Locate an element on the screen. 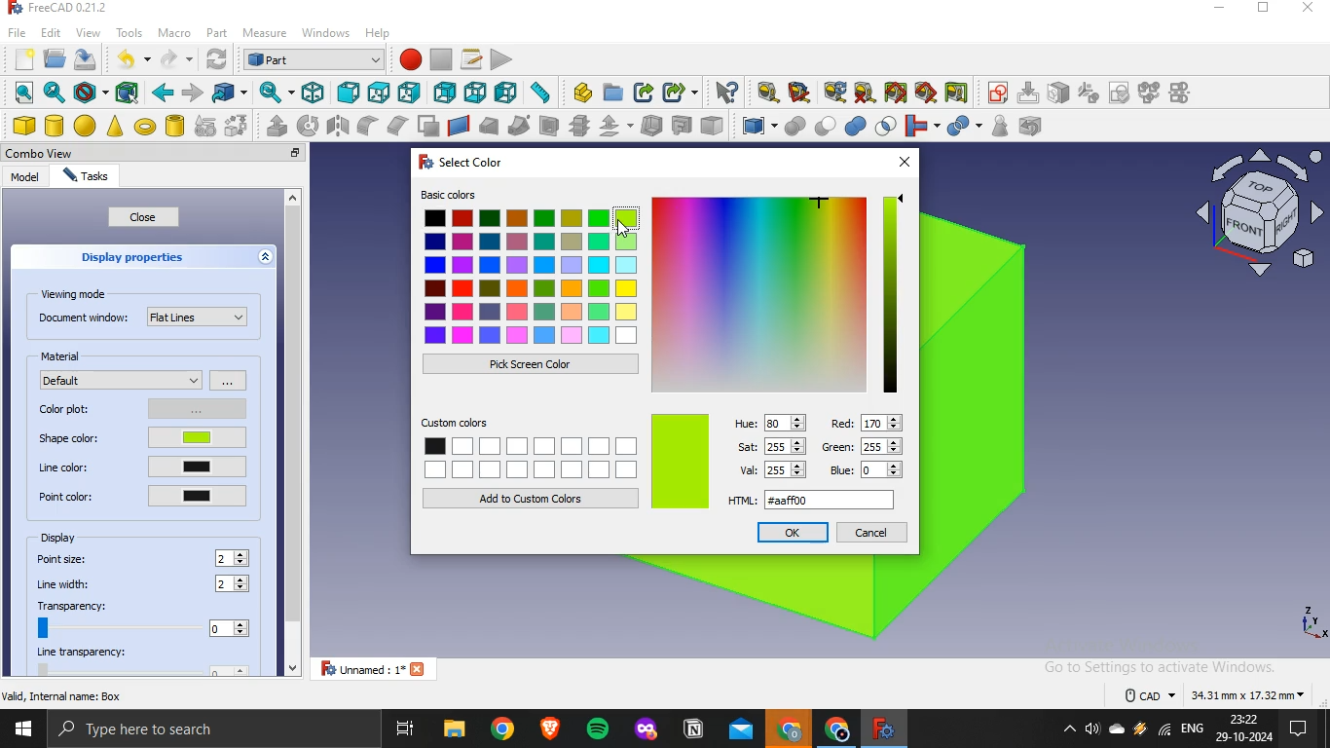 Image resolution: width=1330 pixels, height=748 pixels. val is located at coordinates (771, 468).